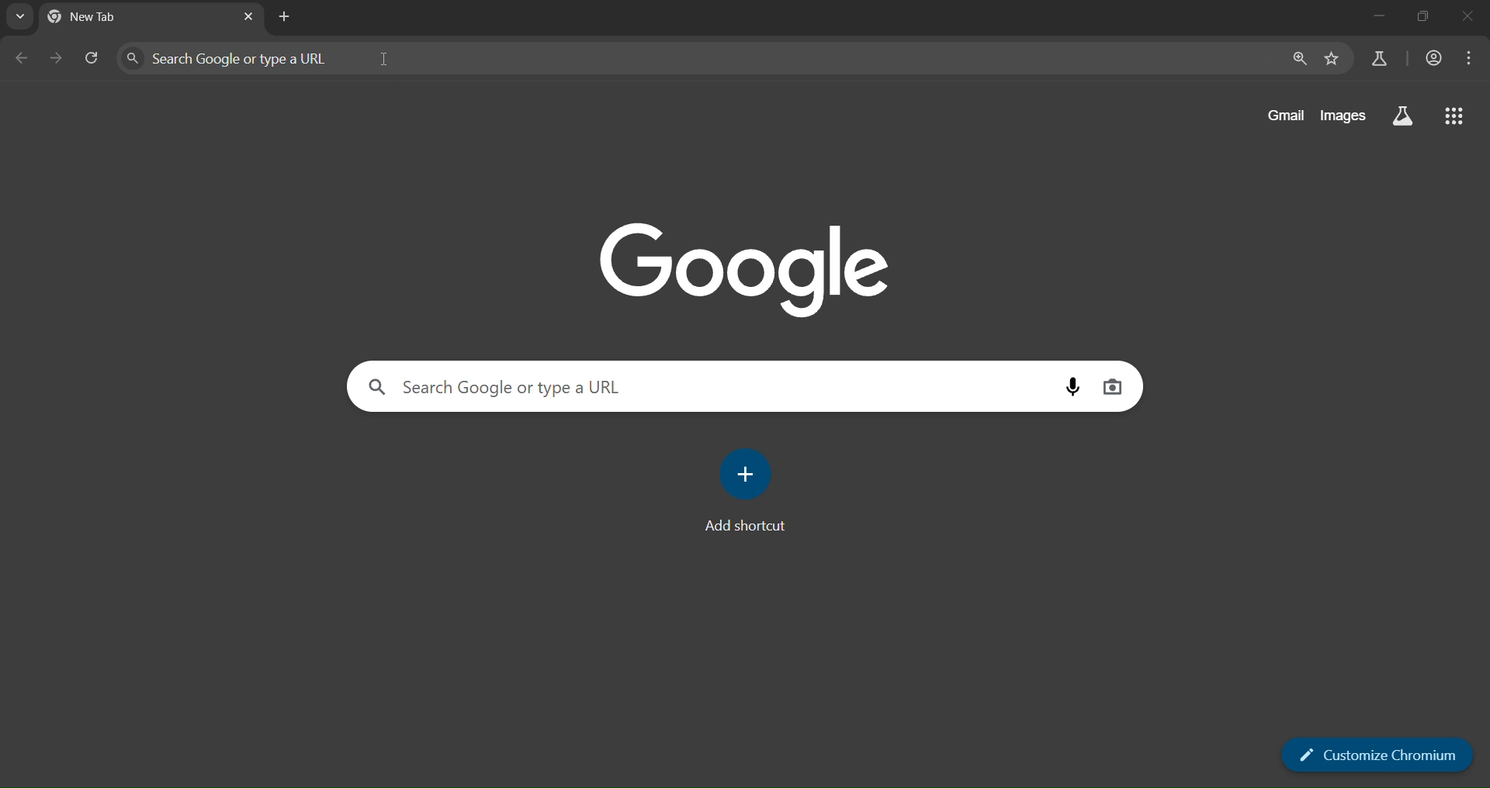  Describe the element at coordinates (1457, 118) in the screenshot. I see `google apps` at that location.